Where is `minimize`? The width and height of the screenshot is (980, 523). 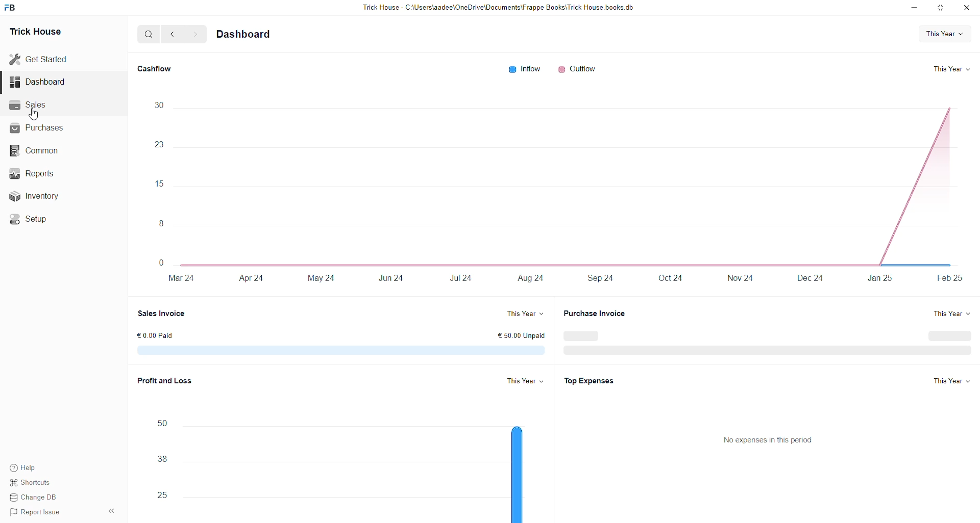
minimize is located at coordinates (915, 8).